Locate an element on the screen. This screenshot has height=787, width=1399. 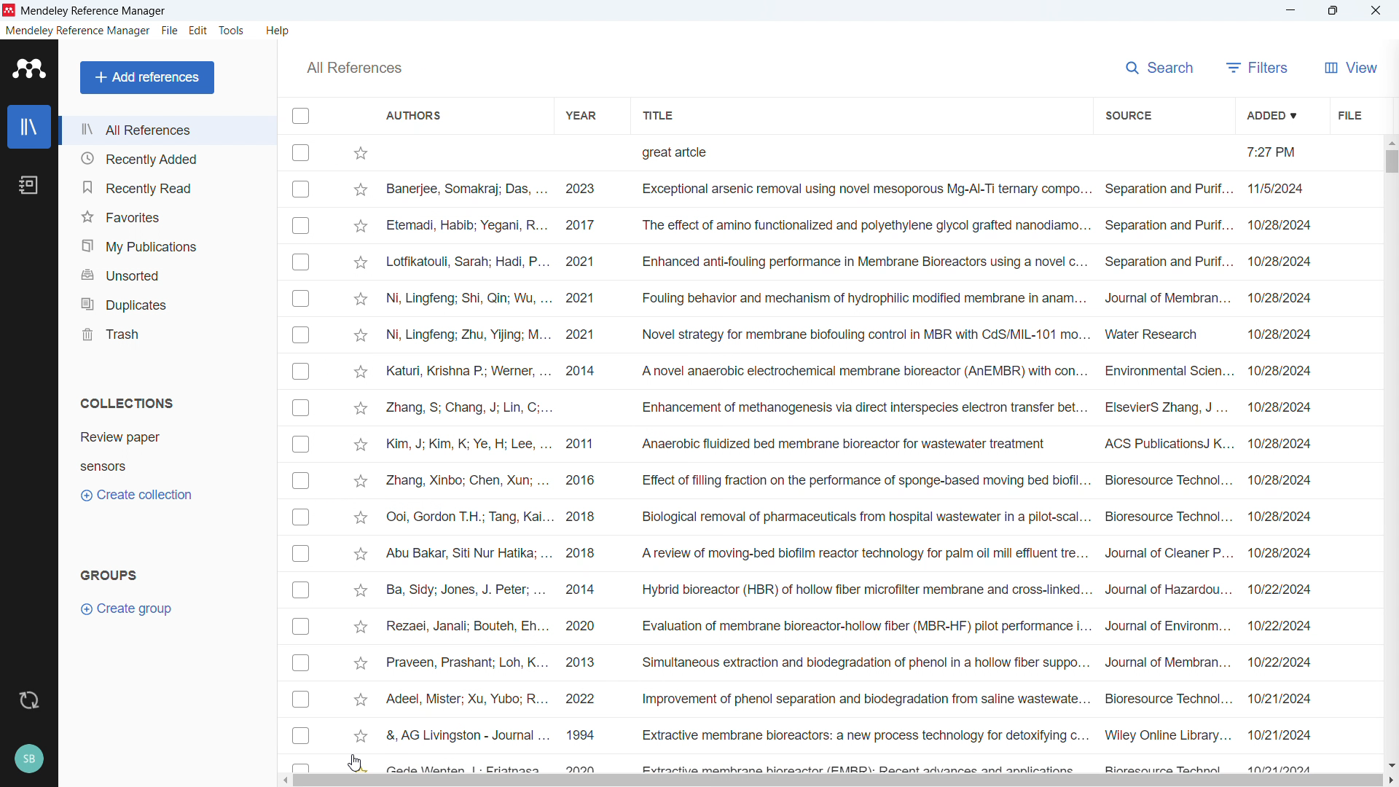
Profile  is located at coordinates (28, 759).